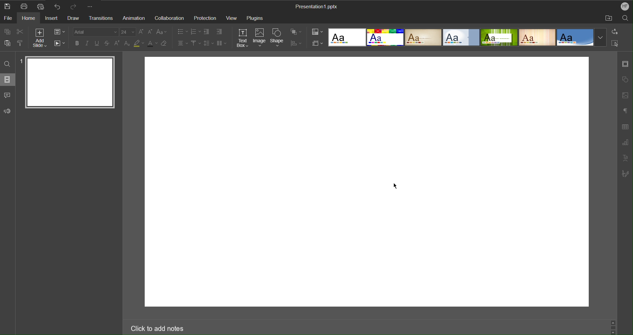  I want to click on Underline, so click(97, 44).